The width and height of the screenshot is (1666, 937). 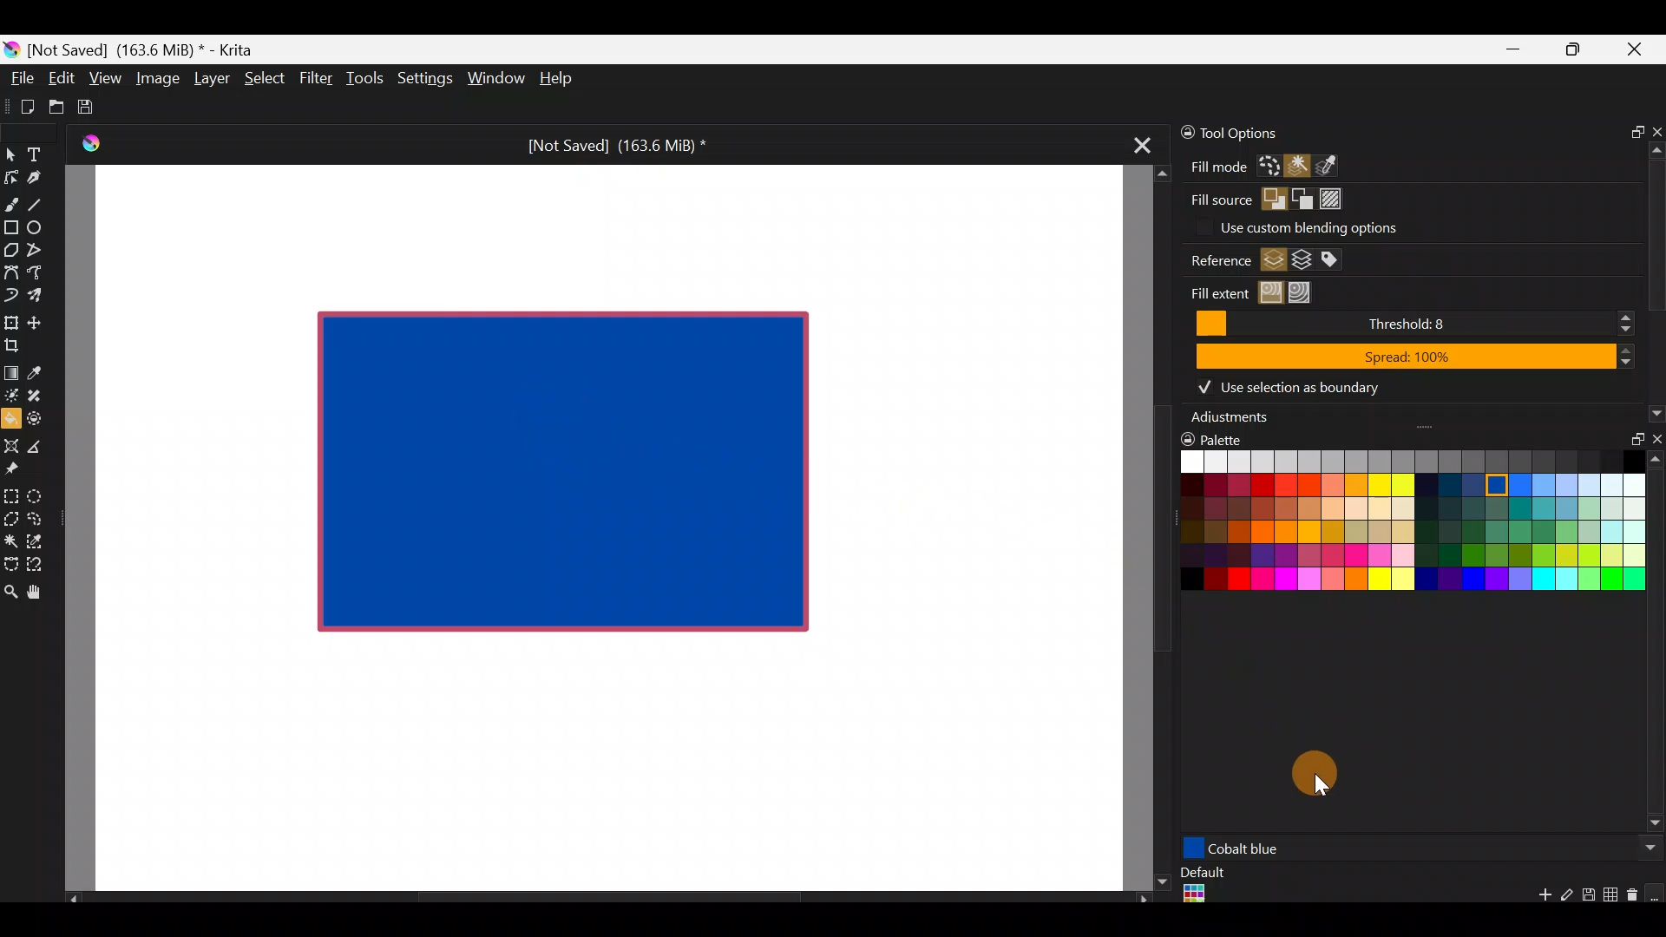 What do you see at coordinates (1269, 166) in the screenshot?
I see `Fill the active selection or the entire canvas` at bounding box center [1269, 166].